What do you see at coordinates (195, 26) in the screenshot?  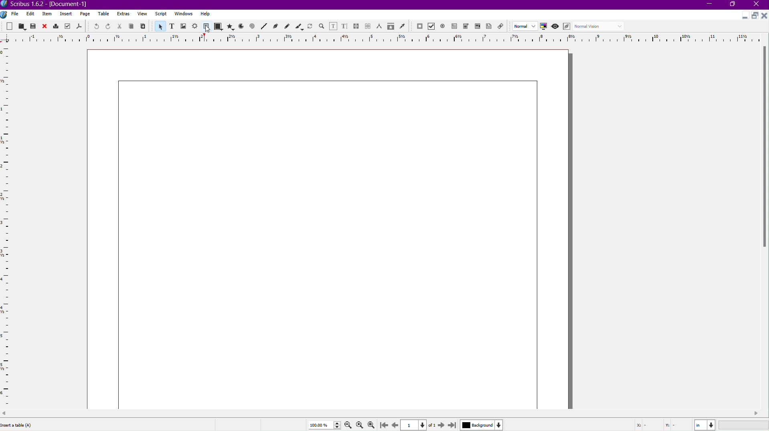 I see `Render Frame` at bounding box center [195, 26].